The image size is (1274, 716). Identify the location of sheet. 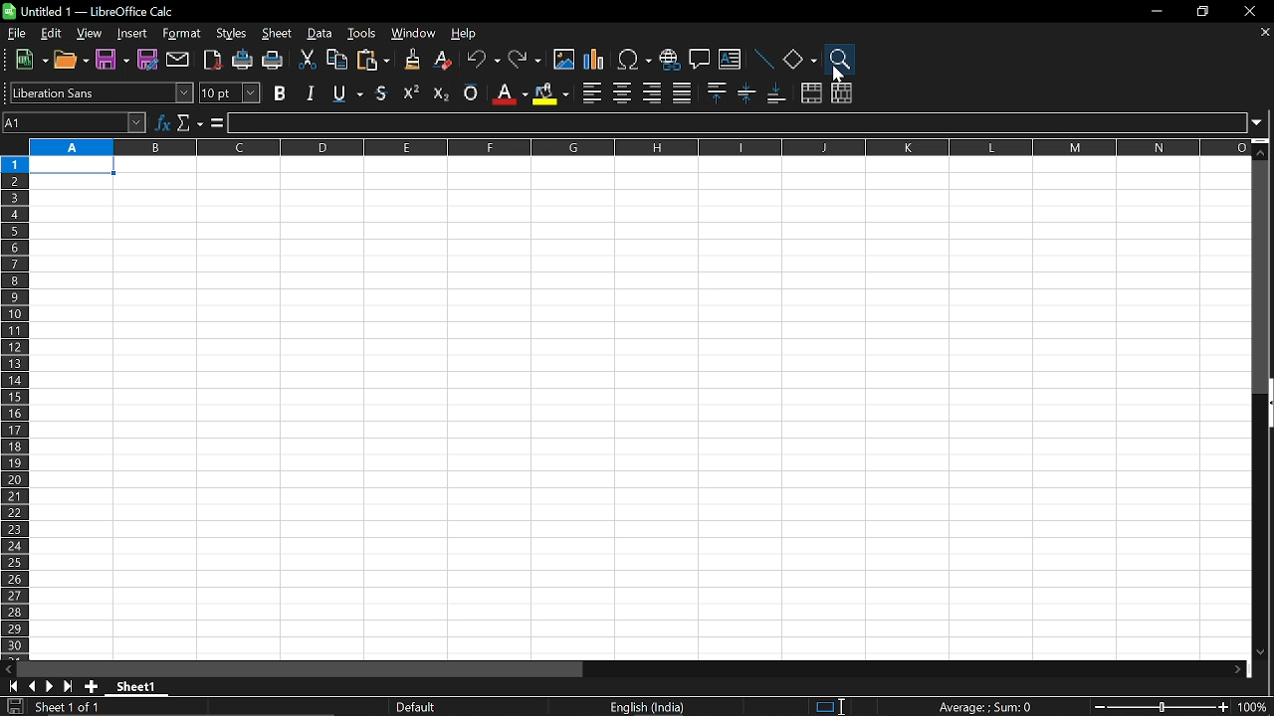
(638, 406).